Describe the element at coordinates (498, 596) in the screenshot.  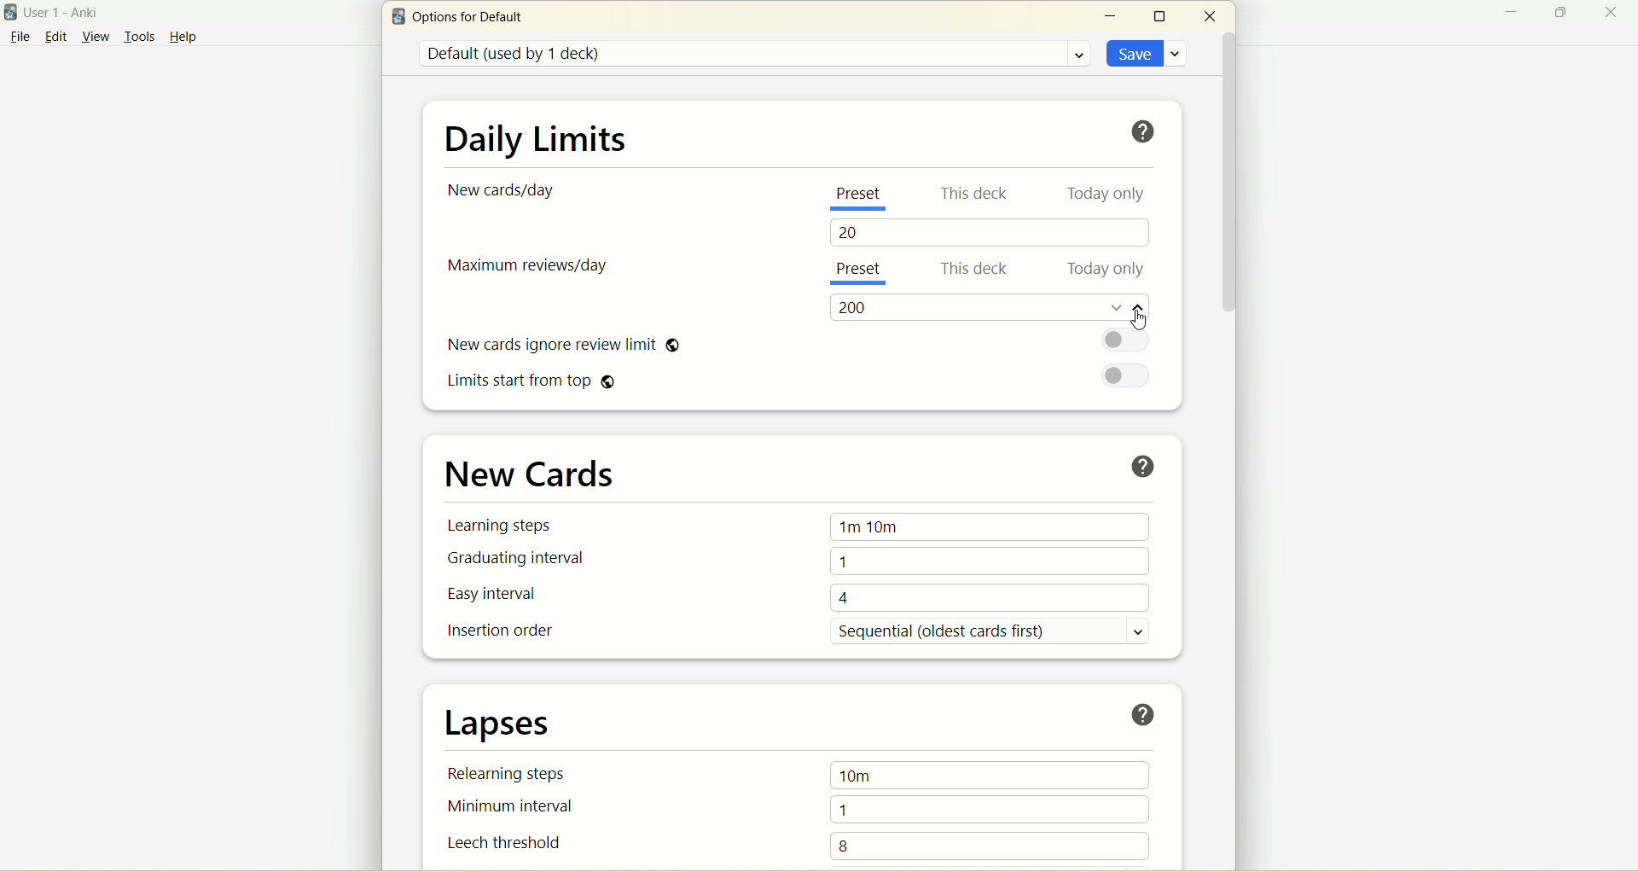
I see `easy interval` at that location.